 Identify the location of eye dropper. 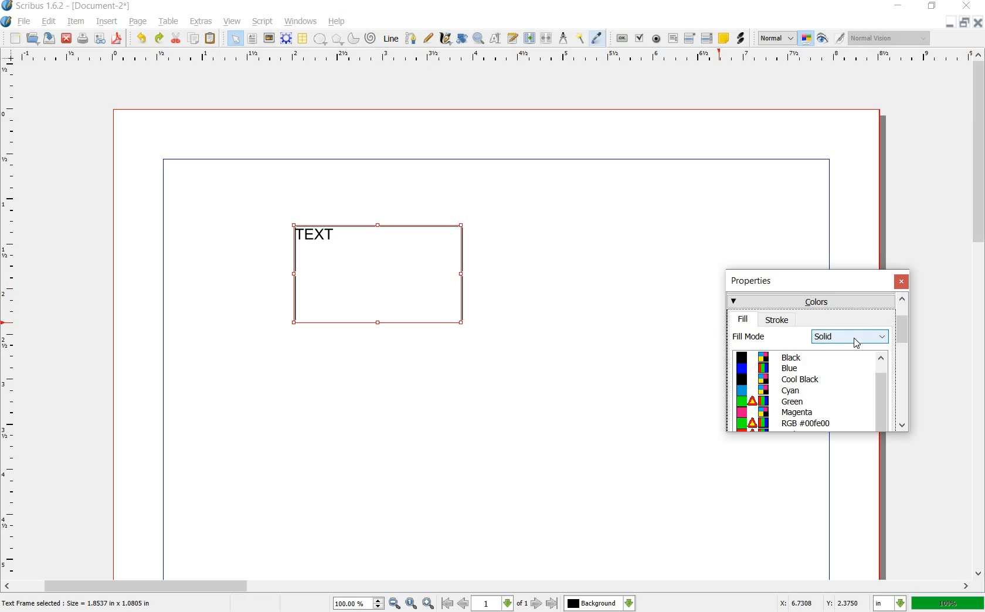
(597, 39).